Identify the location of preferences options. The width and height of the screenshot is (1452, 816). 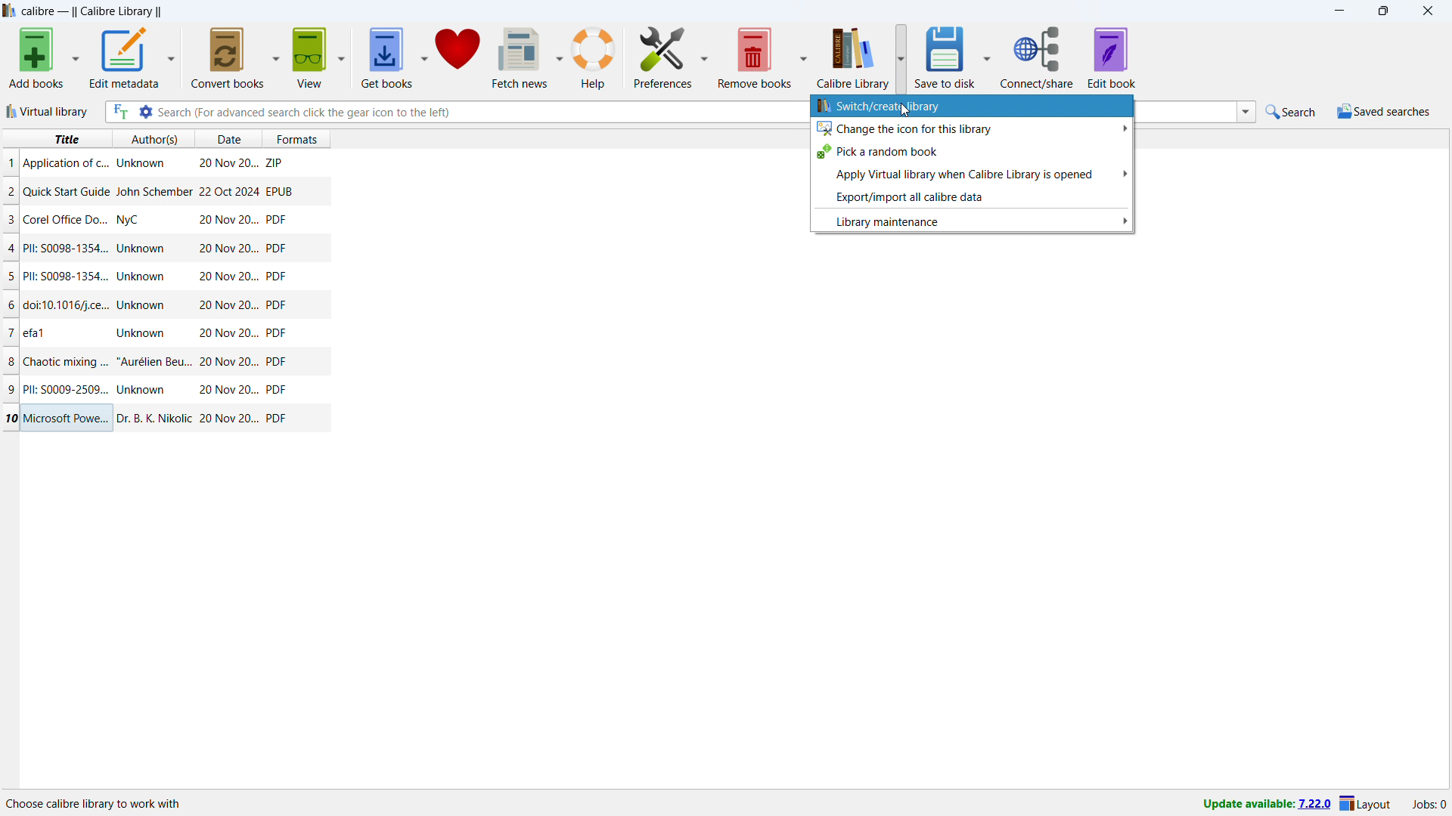
(706, 55).